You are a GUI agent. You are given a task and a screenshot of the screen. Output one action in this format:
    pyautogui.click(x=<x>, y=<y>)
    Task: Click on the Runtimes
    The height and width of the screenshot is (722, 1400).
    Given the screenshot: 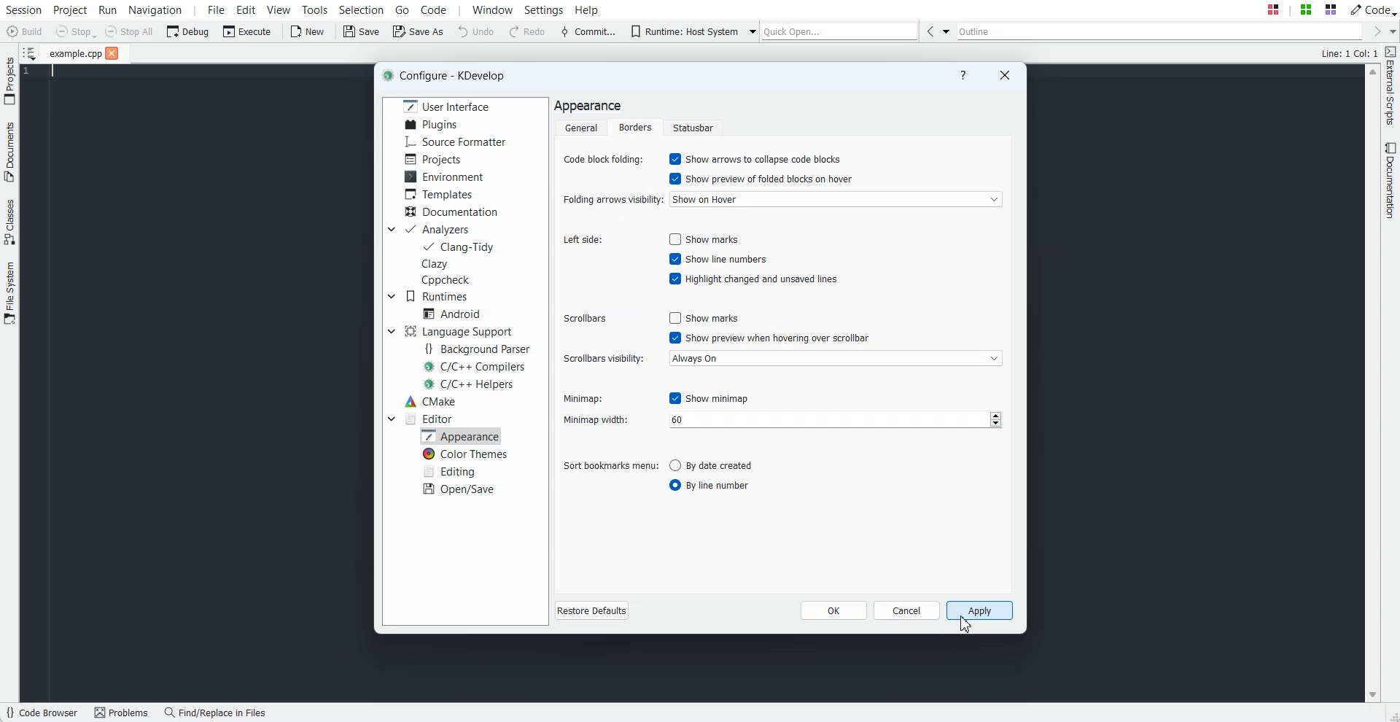 What is the action you would take?
    pyautogui.click(x=437, y=295)
    